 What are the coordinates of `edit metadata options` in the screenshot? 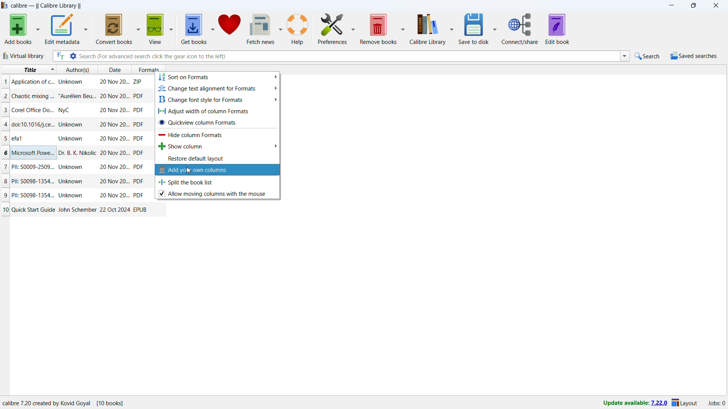 It's located at (86, 29).